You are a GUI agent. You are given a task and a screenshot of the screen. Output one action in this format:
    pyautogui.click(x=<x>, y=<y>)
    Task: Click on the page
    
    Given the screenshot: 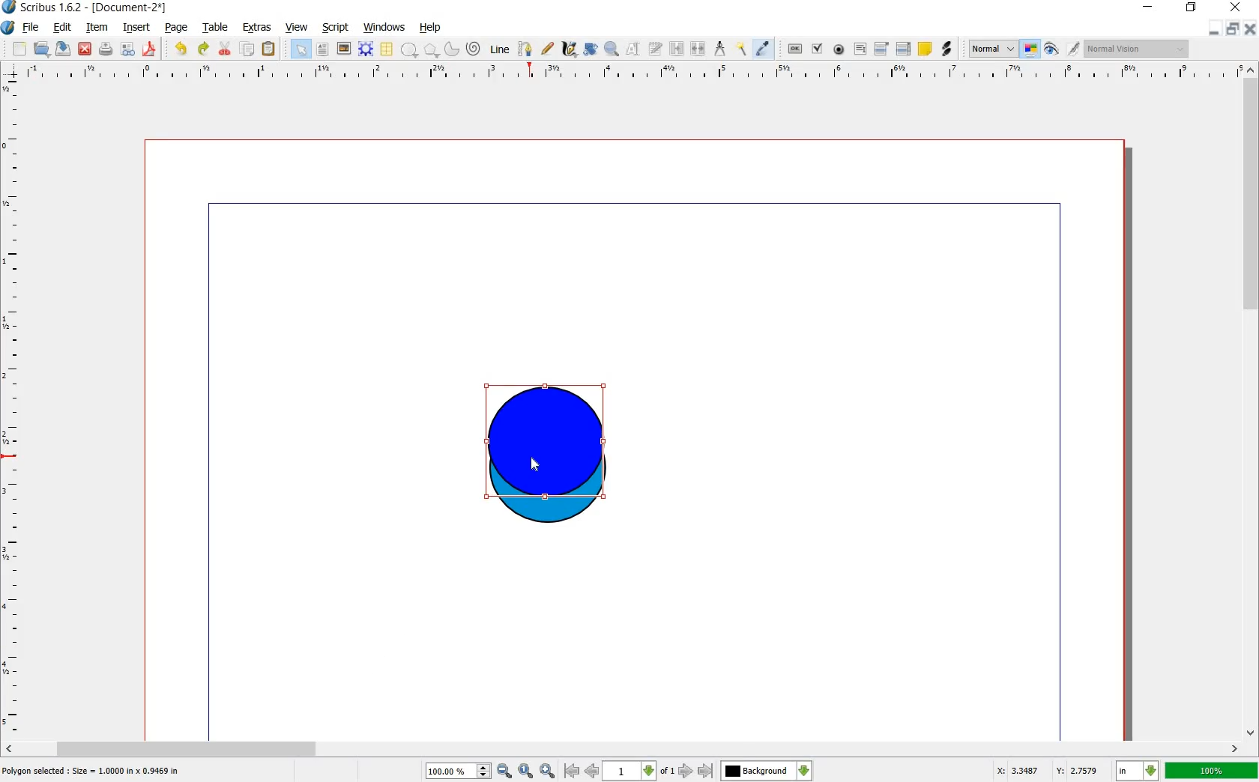 What is the action you would take?
    pyautogui.click(x=178, y=28)
    